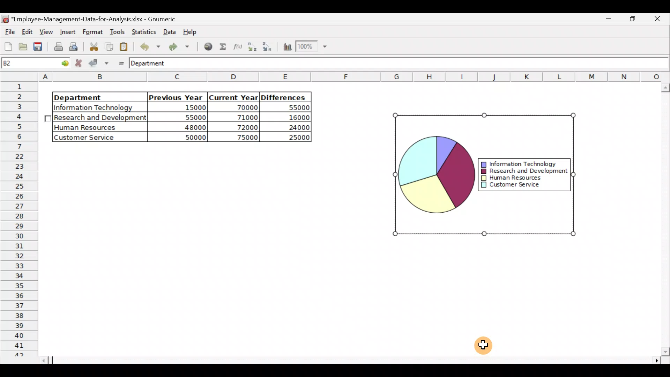 This screenshot has width=670, height=377. I want to click on Gnumeric logo, so click(5, 19).